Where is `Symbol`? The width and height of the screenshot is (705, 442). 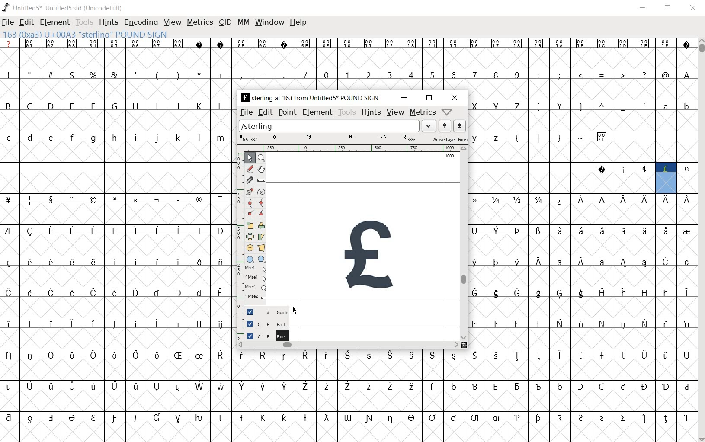 Symbol is located at coordinates (559, 199).